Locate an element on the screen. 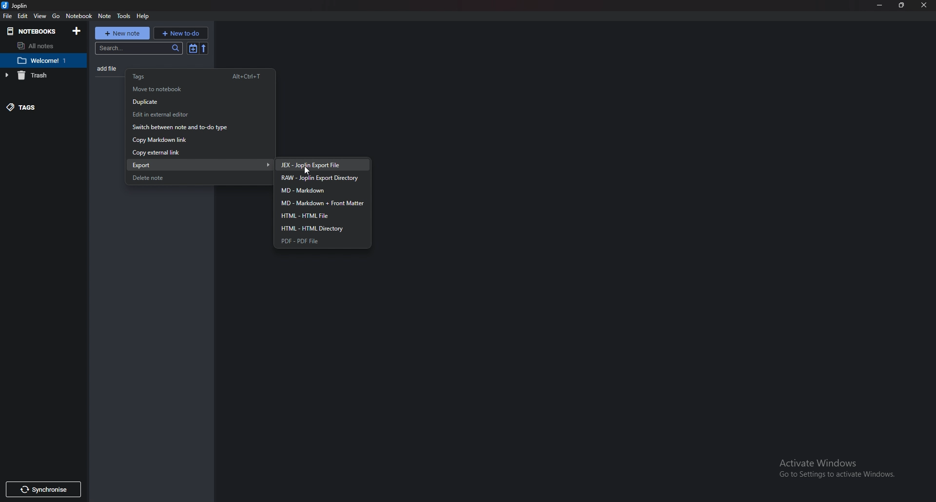 This screenshot has height=502, width=936. Notebook is located at coordinates (79, 16).